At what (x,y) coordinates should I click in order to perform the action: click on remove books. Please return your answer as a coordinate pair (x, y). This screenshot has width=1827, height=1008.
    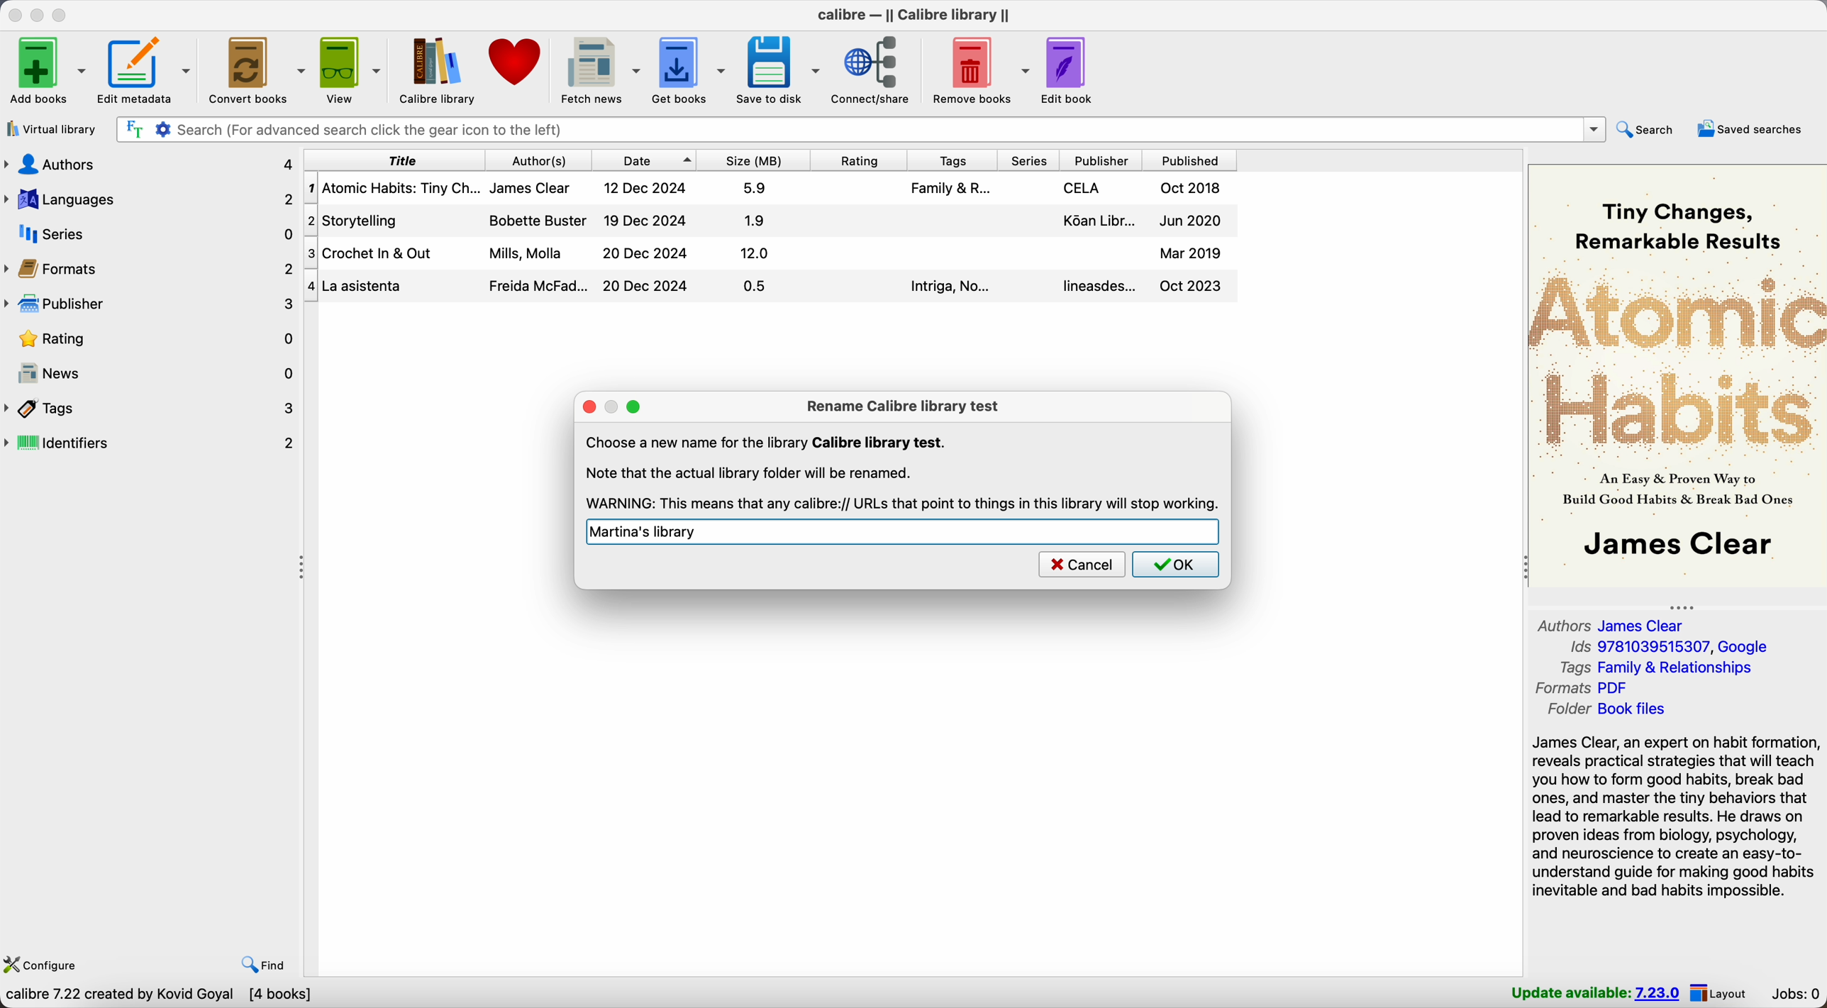
    Looking at the image, I should click on (981, 71).